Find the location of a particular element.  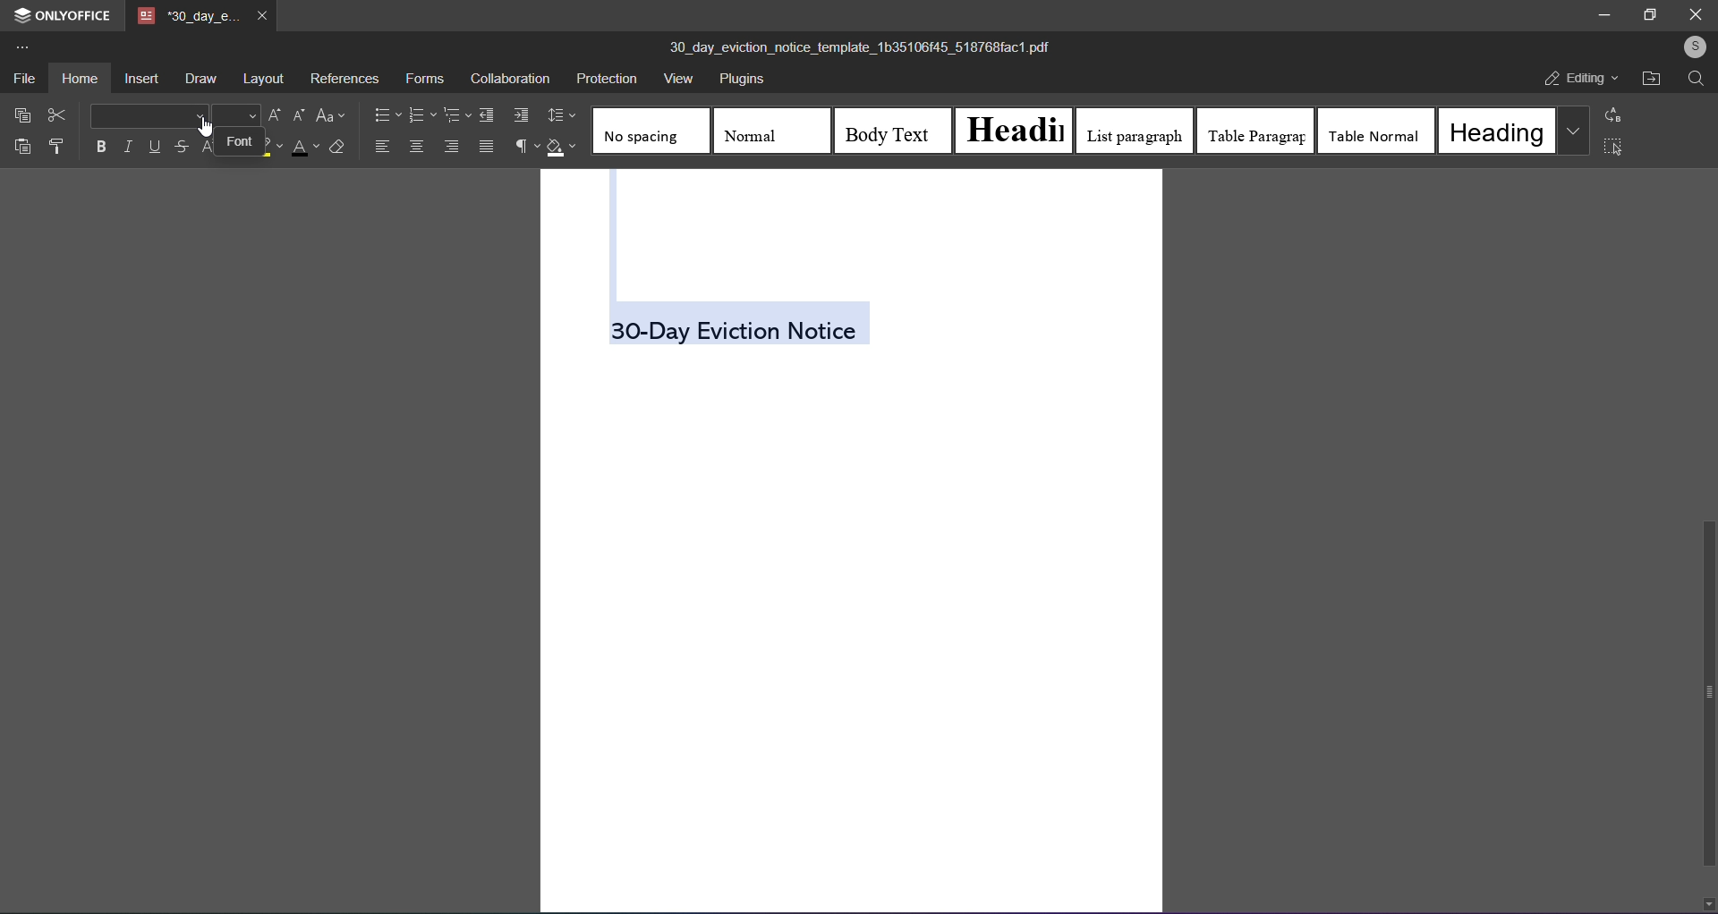

user is located at coordinates (1696, 47).